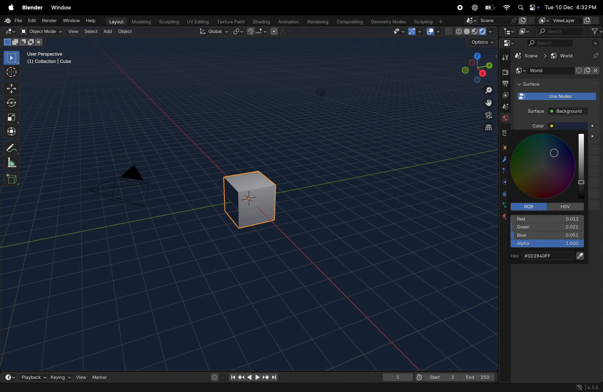  I want to click on camera, so click(485, 116).